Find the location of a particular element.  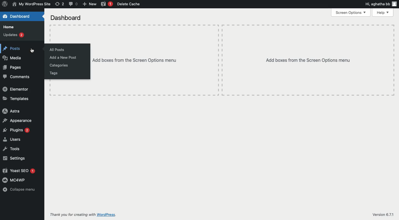

Updates is located at coordinates (15, 35).